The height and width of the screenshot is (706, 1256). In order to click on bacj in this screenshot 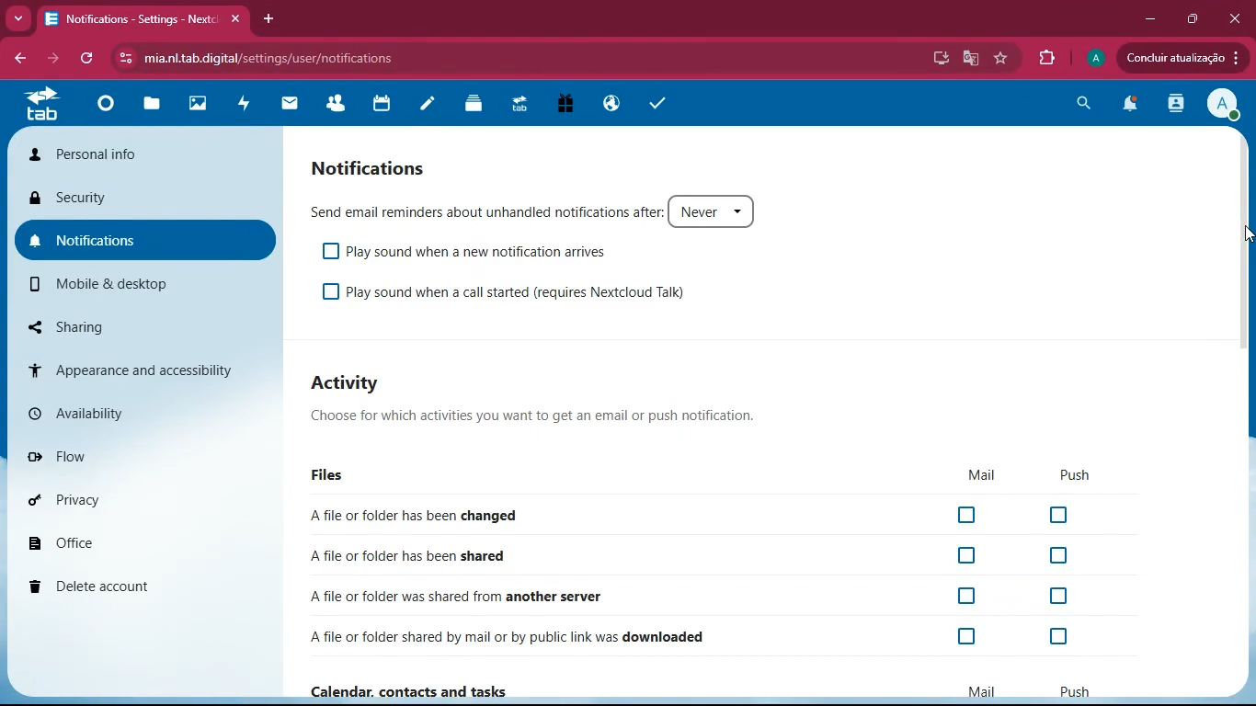, I will do `click(18, 61)`.